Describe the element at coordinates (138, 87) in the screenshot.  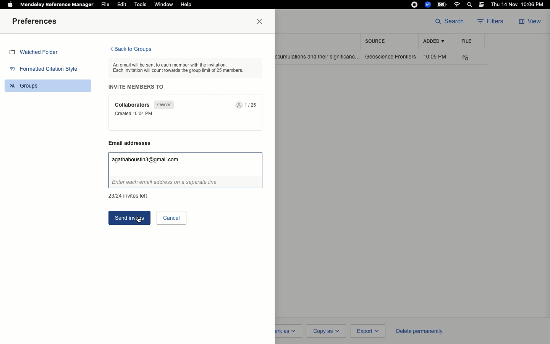
I see `Invite members to` at that location.